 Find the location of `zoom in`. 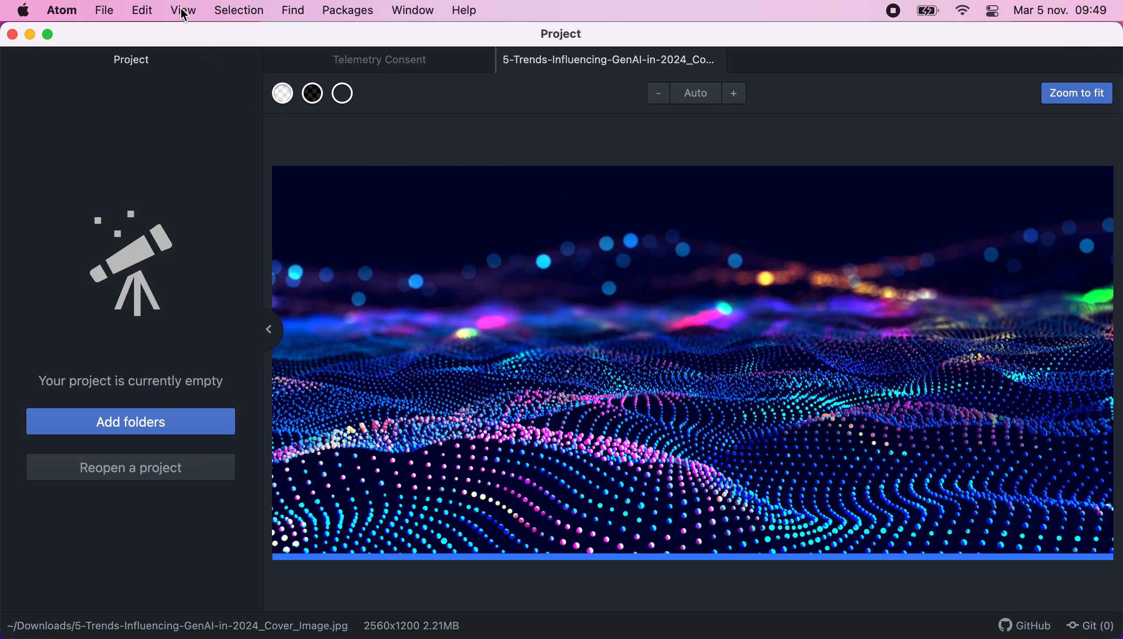

zoom in is located at coordinates (736, 96).